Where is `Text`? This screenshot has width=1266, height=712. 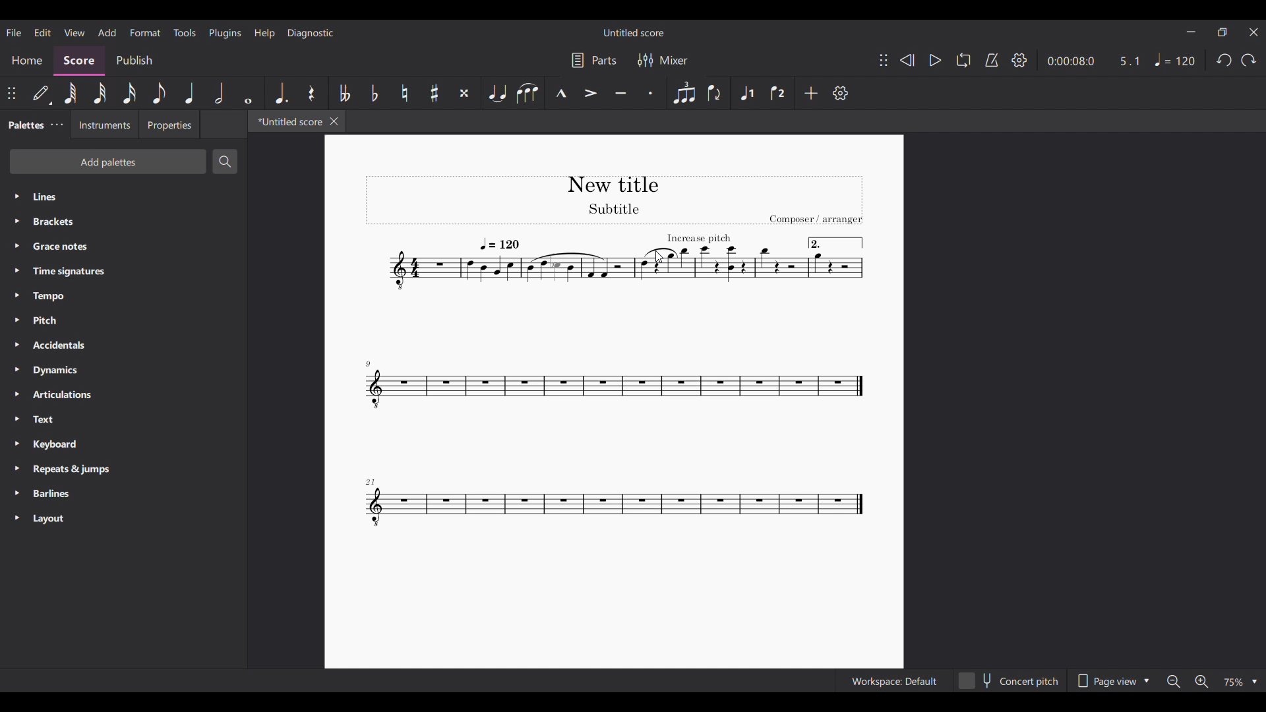 Text is located at coordinates (123, 419).